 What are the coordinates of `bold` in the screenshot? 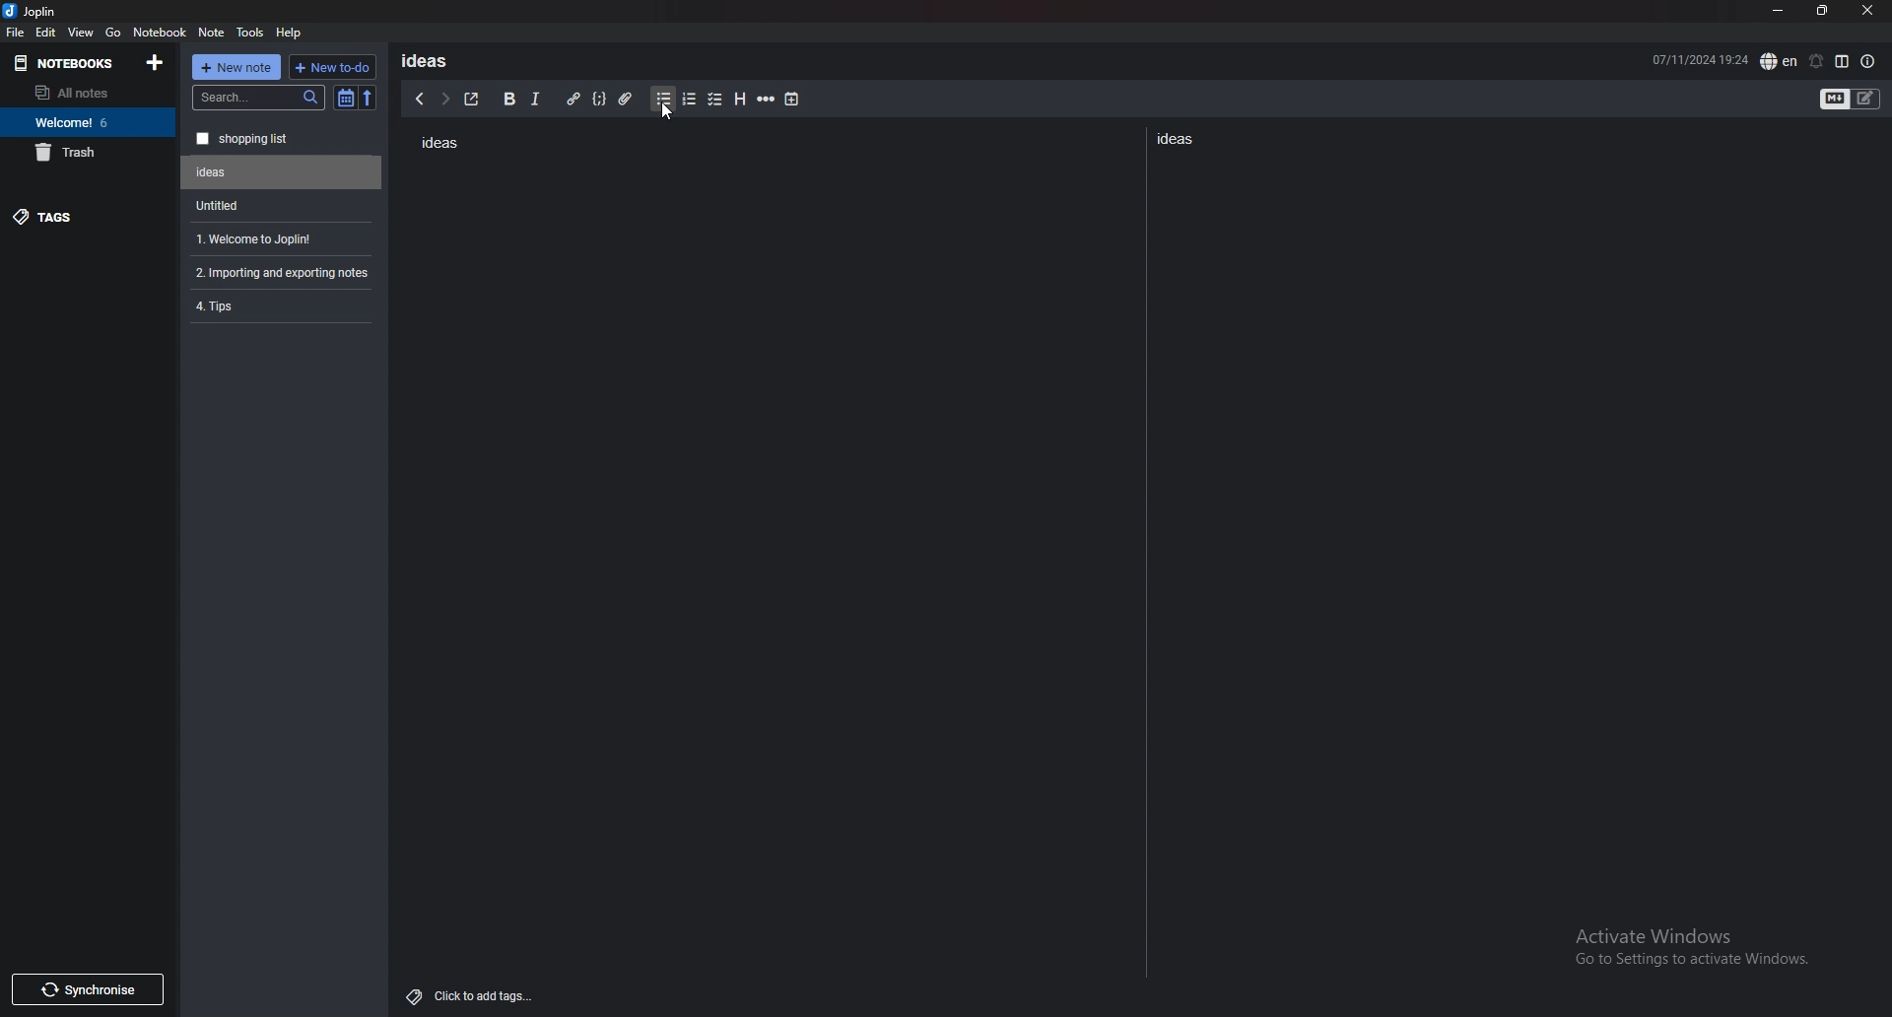 It's located at (507, 100).